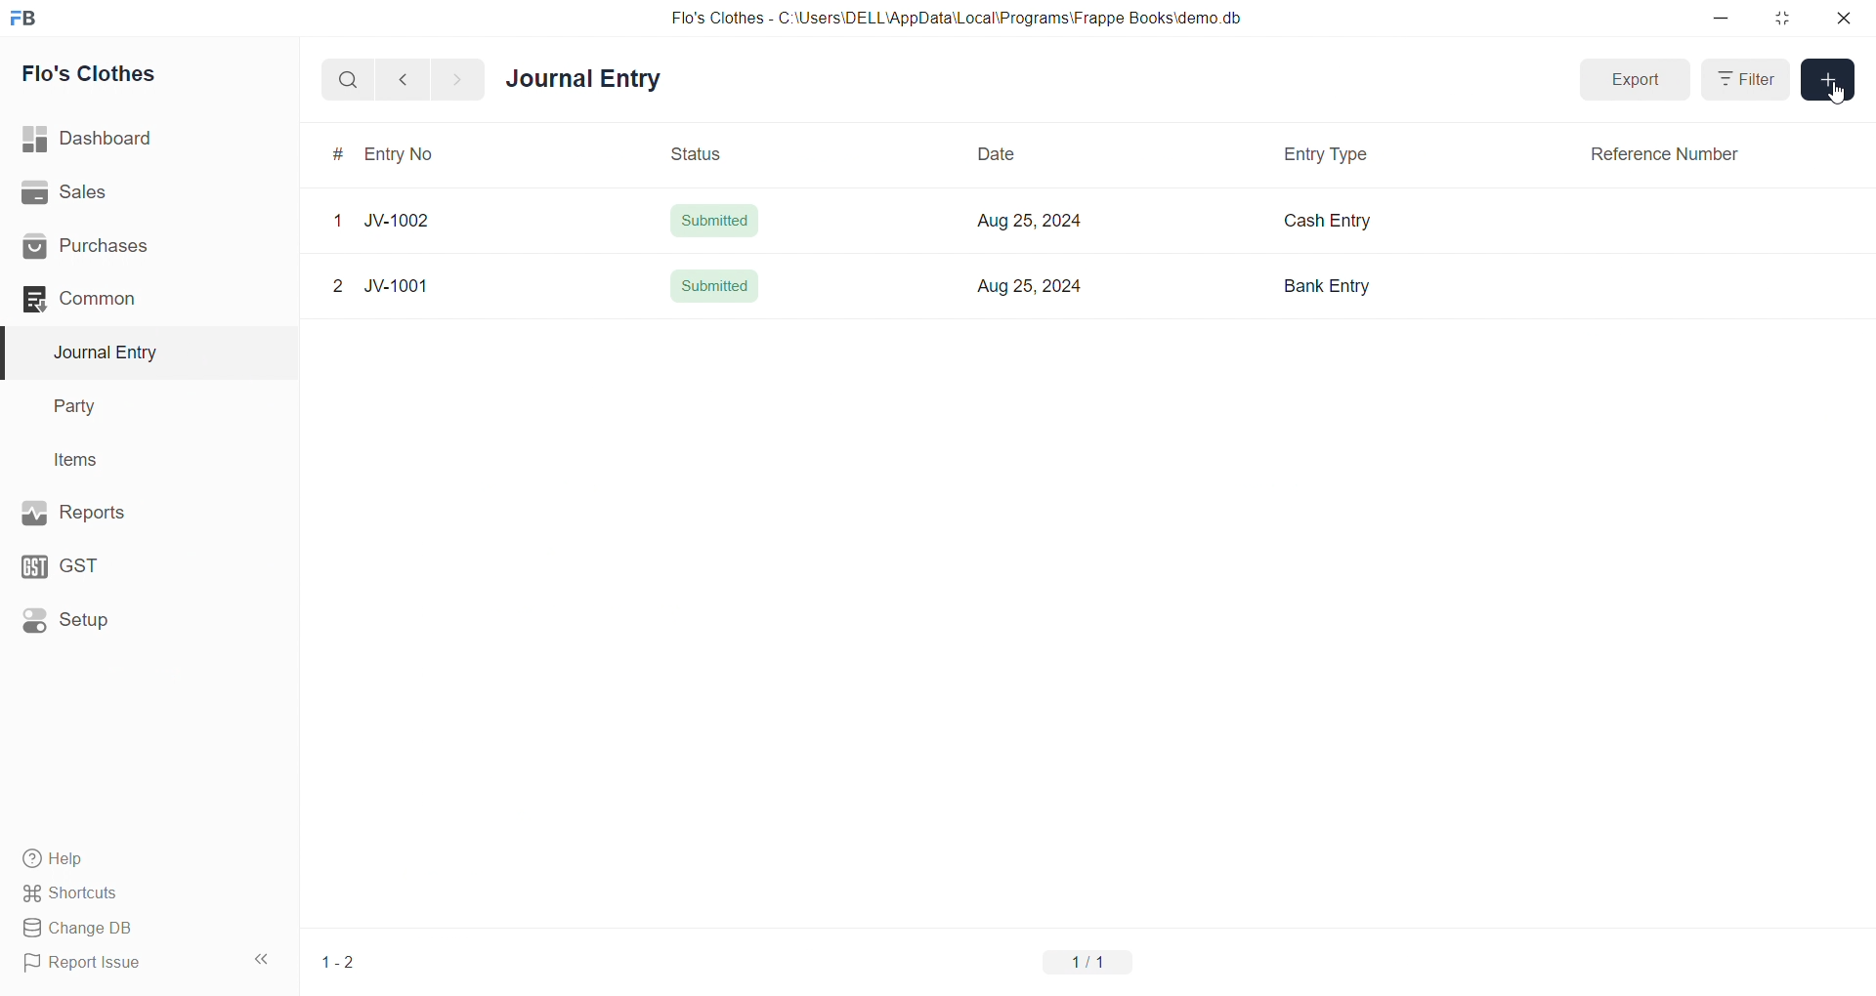  What do you see at coordinates (1091, 961) in the screenshot?
I see `1/1` at bounding box center [1091, 961].